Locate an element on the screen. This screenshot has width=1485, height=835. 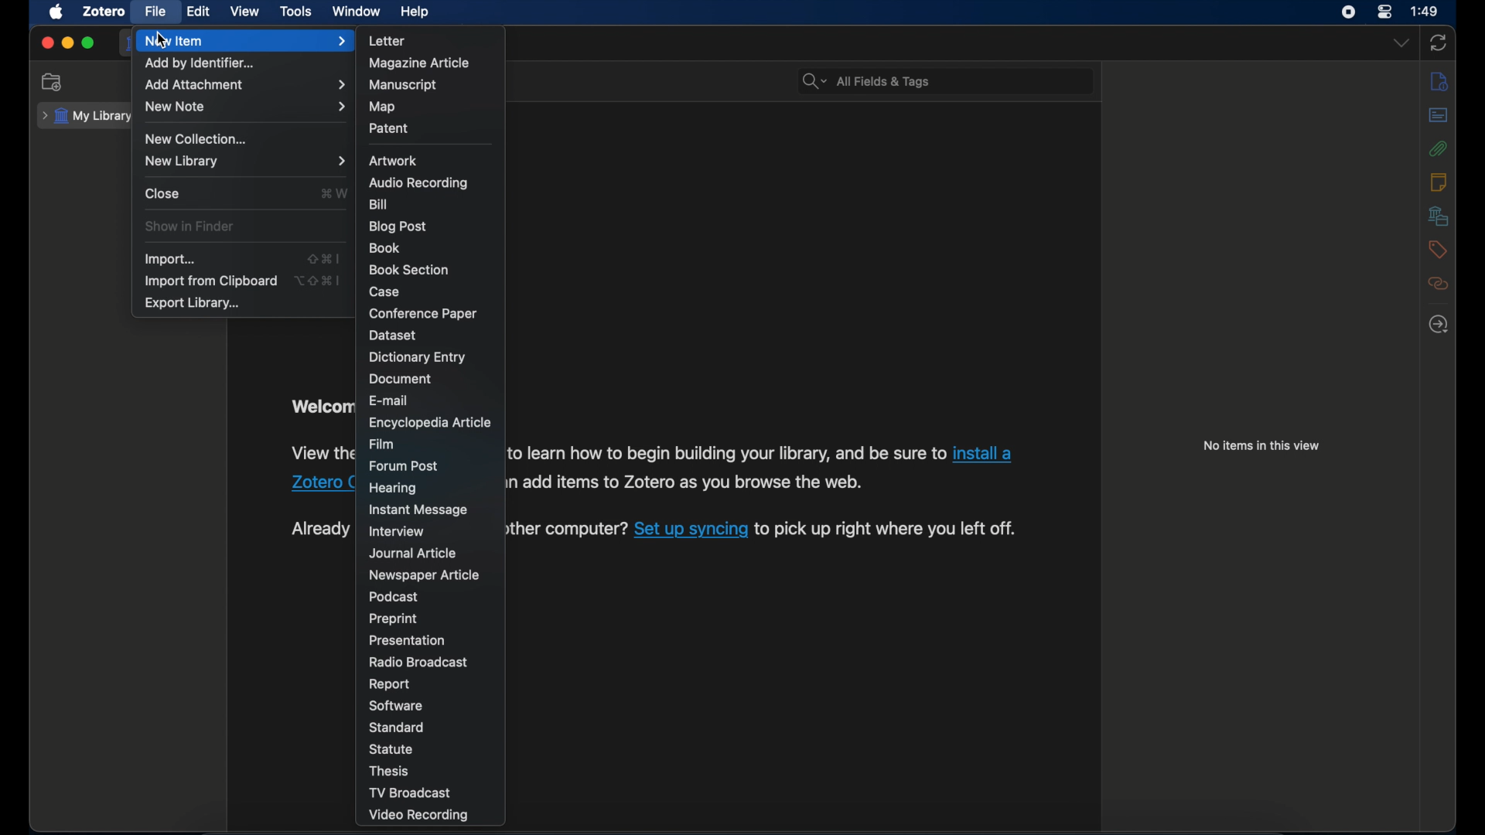
cursor is located at coordinates (161, 40).